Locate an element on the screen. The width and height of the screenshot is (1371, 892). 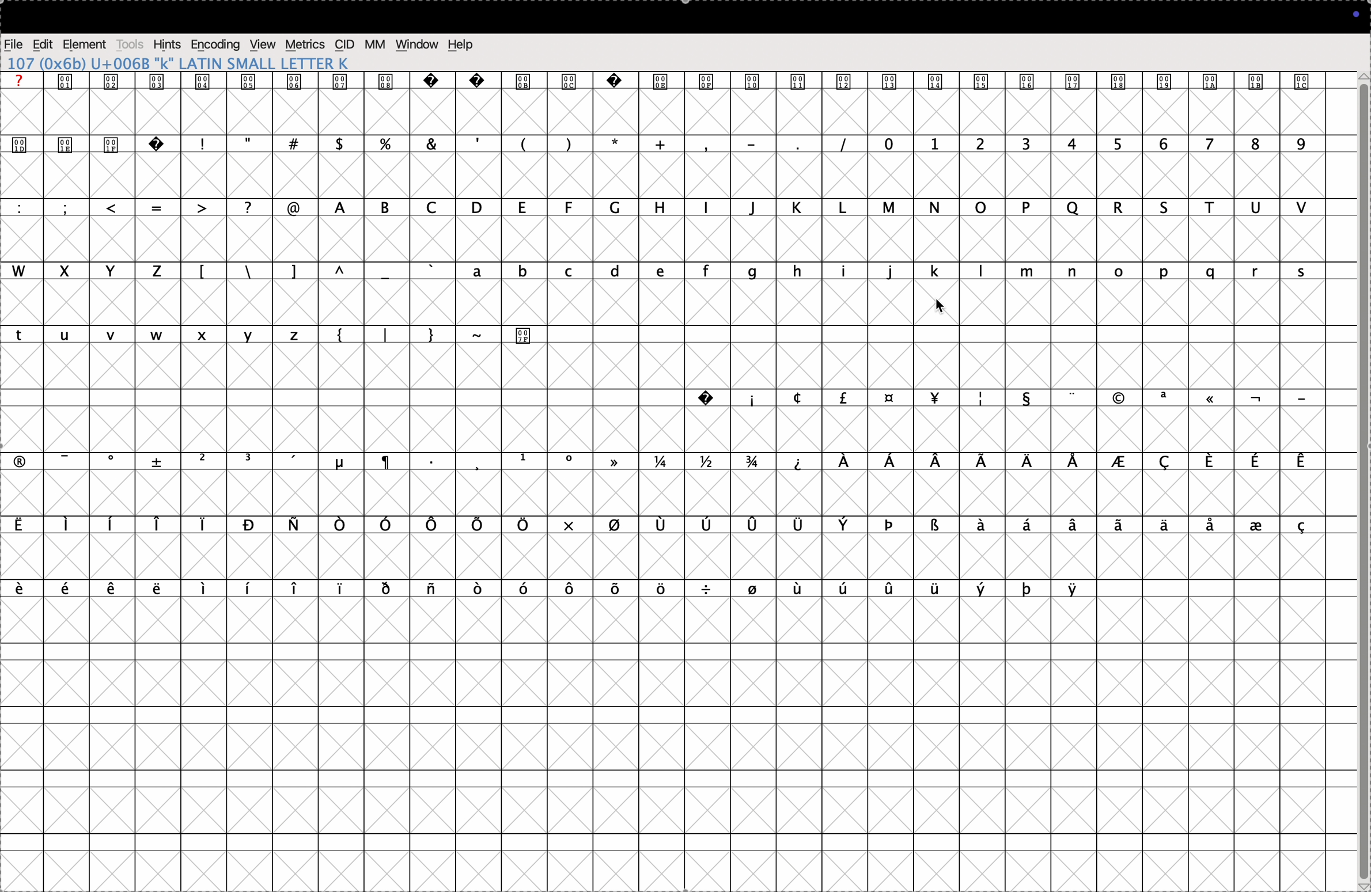
smaall letter latin  is located at coordinates (188, 64).